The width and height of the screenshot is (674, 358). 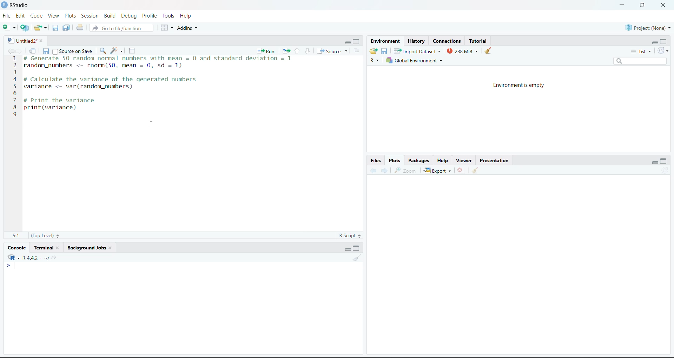 What do you see at coordinates (663, 41) in the screenshot?
I see `maximize` at bounding box center [663, 41].